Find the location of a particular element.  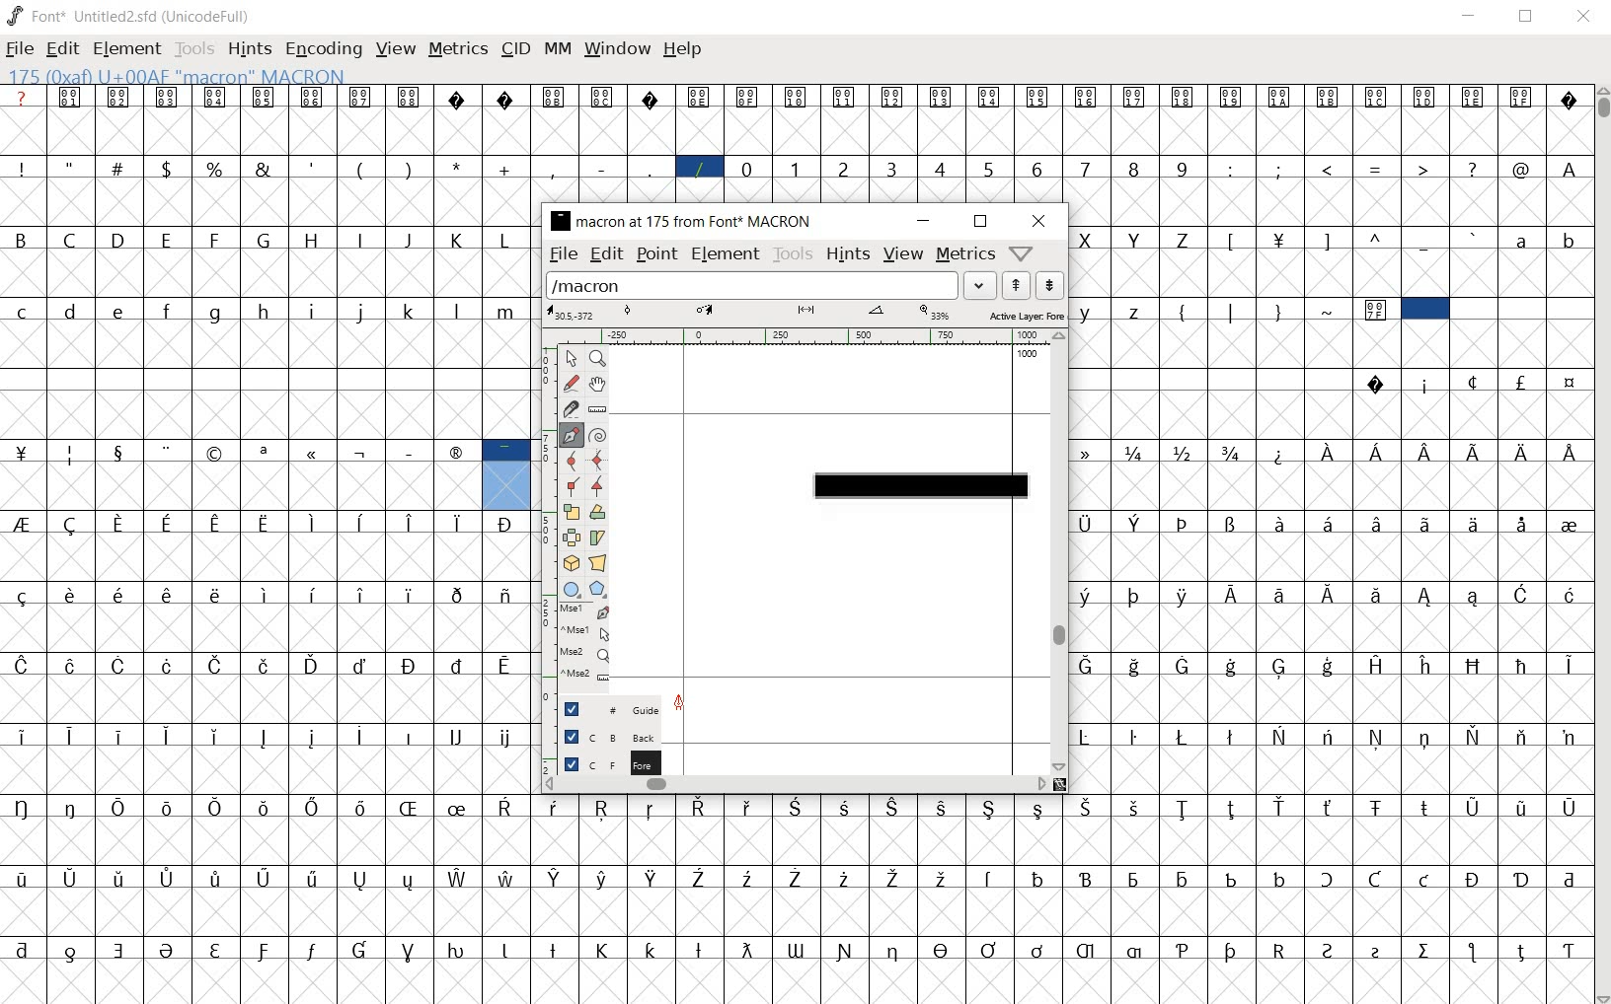

Maximize is located at coordinates (1530, 20).